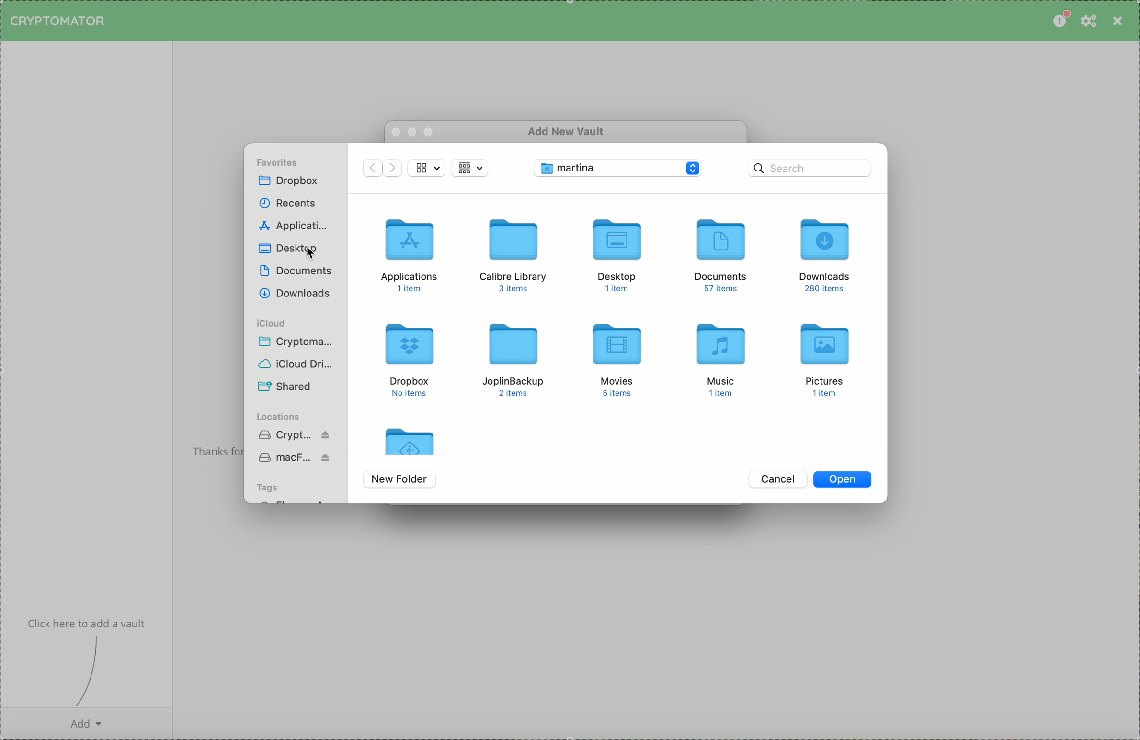 The height and width of the screenshot is (740, 1140). What do you see at coordinates (289, 203) in the screenshot?
I see `recents` at bounding box center [289, 203].